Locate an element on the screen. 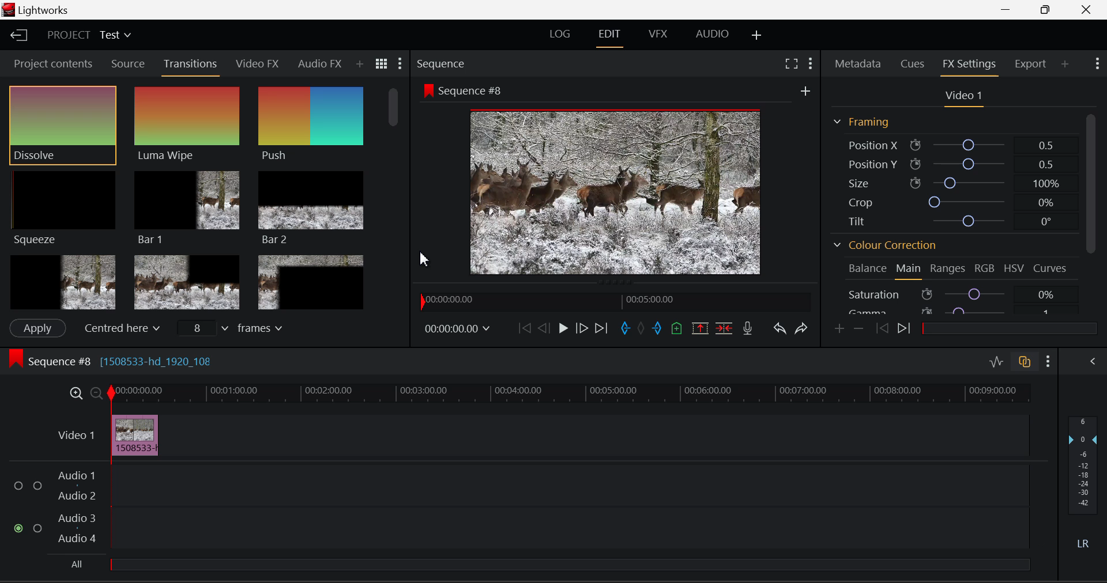  Box 2 is located at coordinates (187, 282).